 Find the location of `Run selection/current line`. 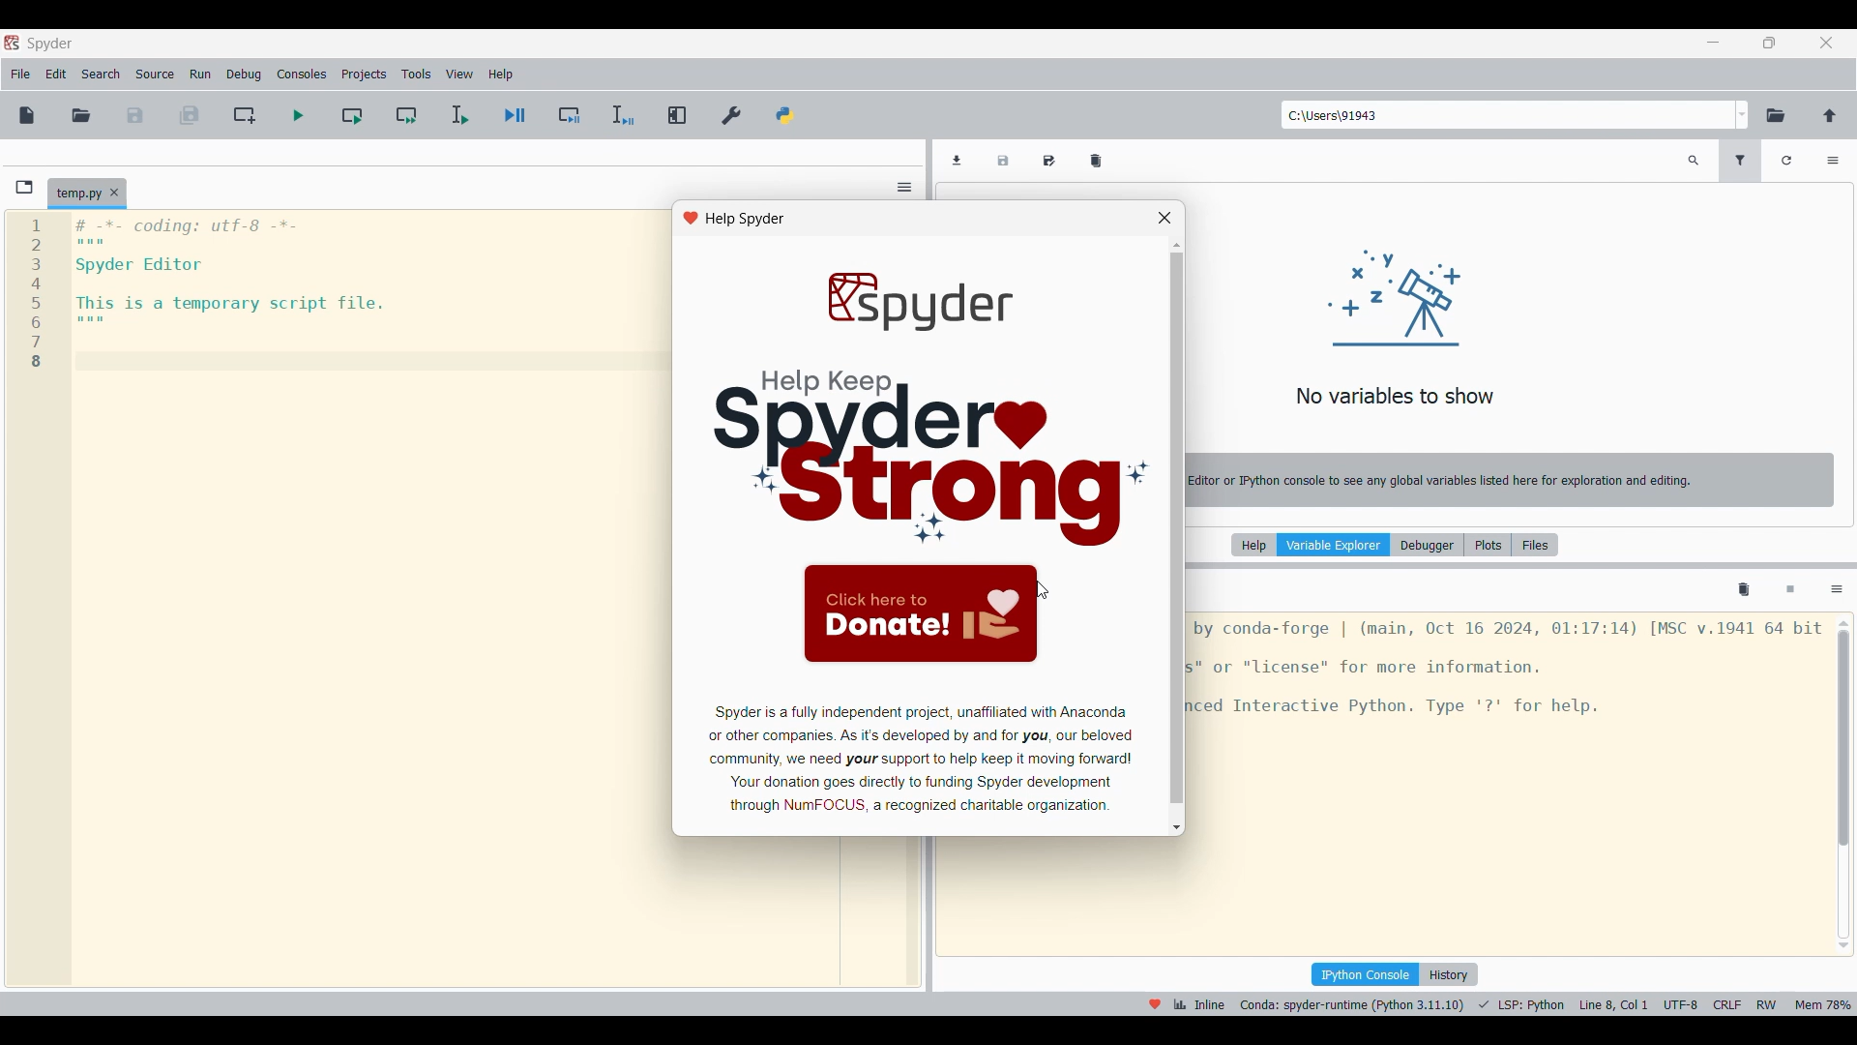

Run selection/current line is located at coordinates (459, 115).